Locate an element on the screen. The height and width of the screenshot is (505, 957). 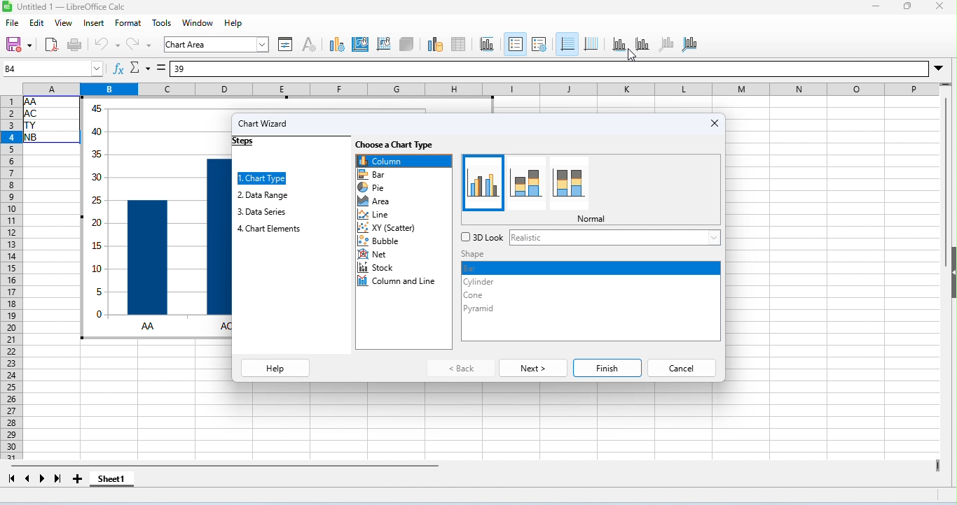
horizontal grids is located at coordinates (567, 43).